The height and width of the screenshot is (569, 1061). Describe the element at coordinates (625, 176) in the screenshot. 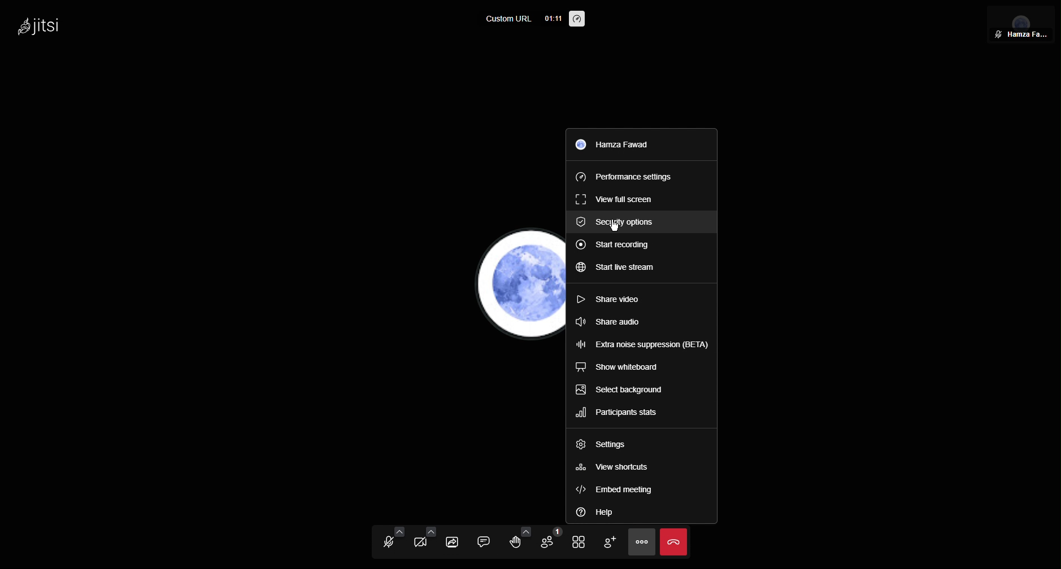

I see `Performance` at that location.